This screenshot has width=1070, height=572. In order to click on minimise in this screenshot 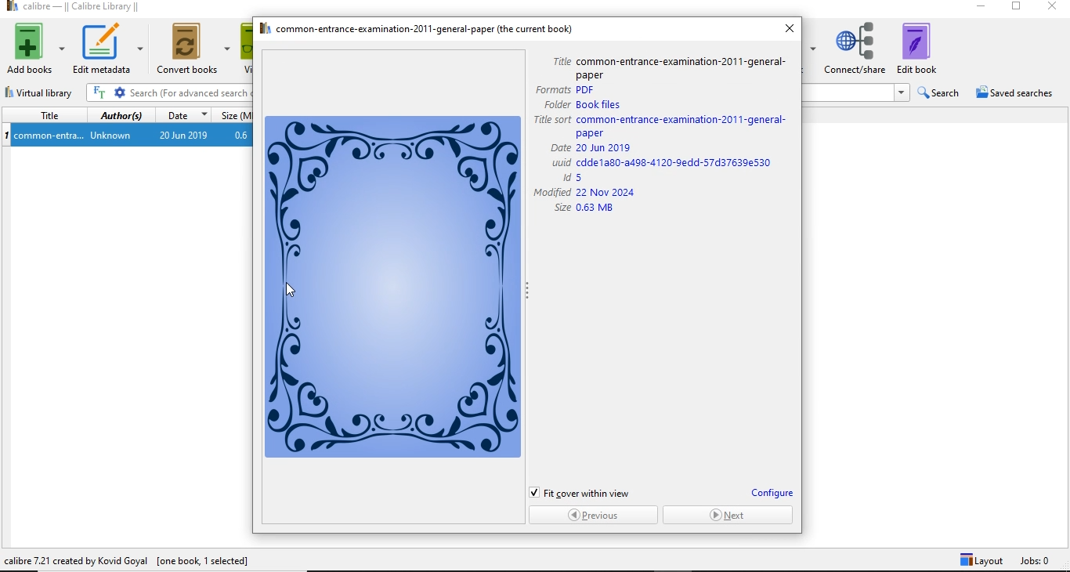, I will do `click(985, 9)`.